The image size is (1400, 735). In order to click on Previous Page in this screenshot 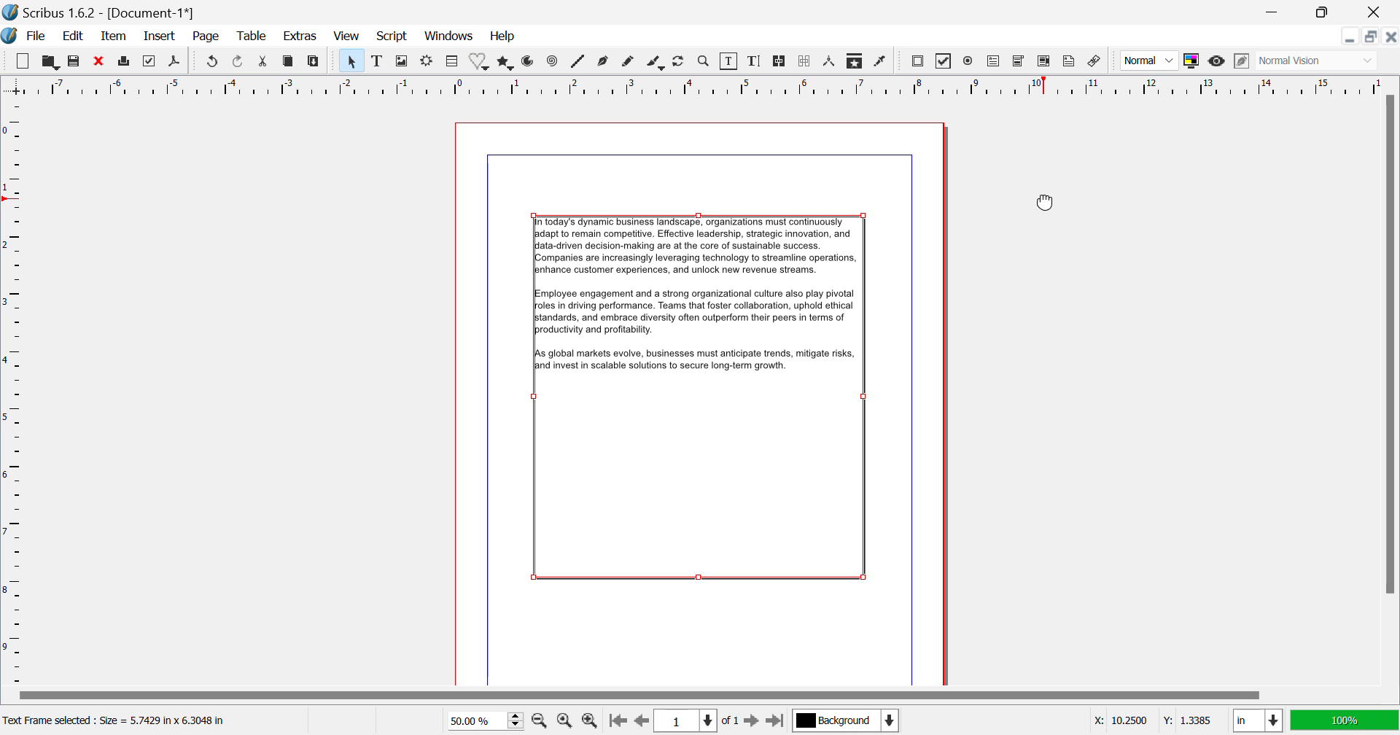, I will do `click(642, 721)`.